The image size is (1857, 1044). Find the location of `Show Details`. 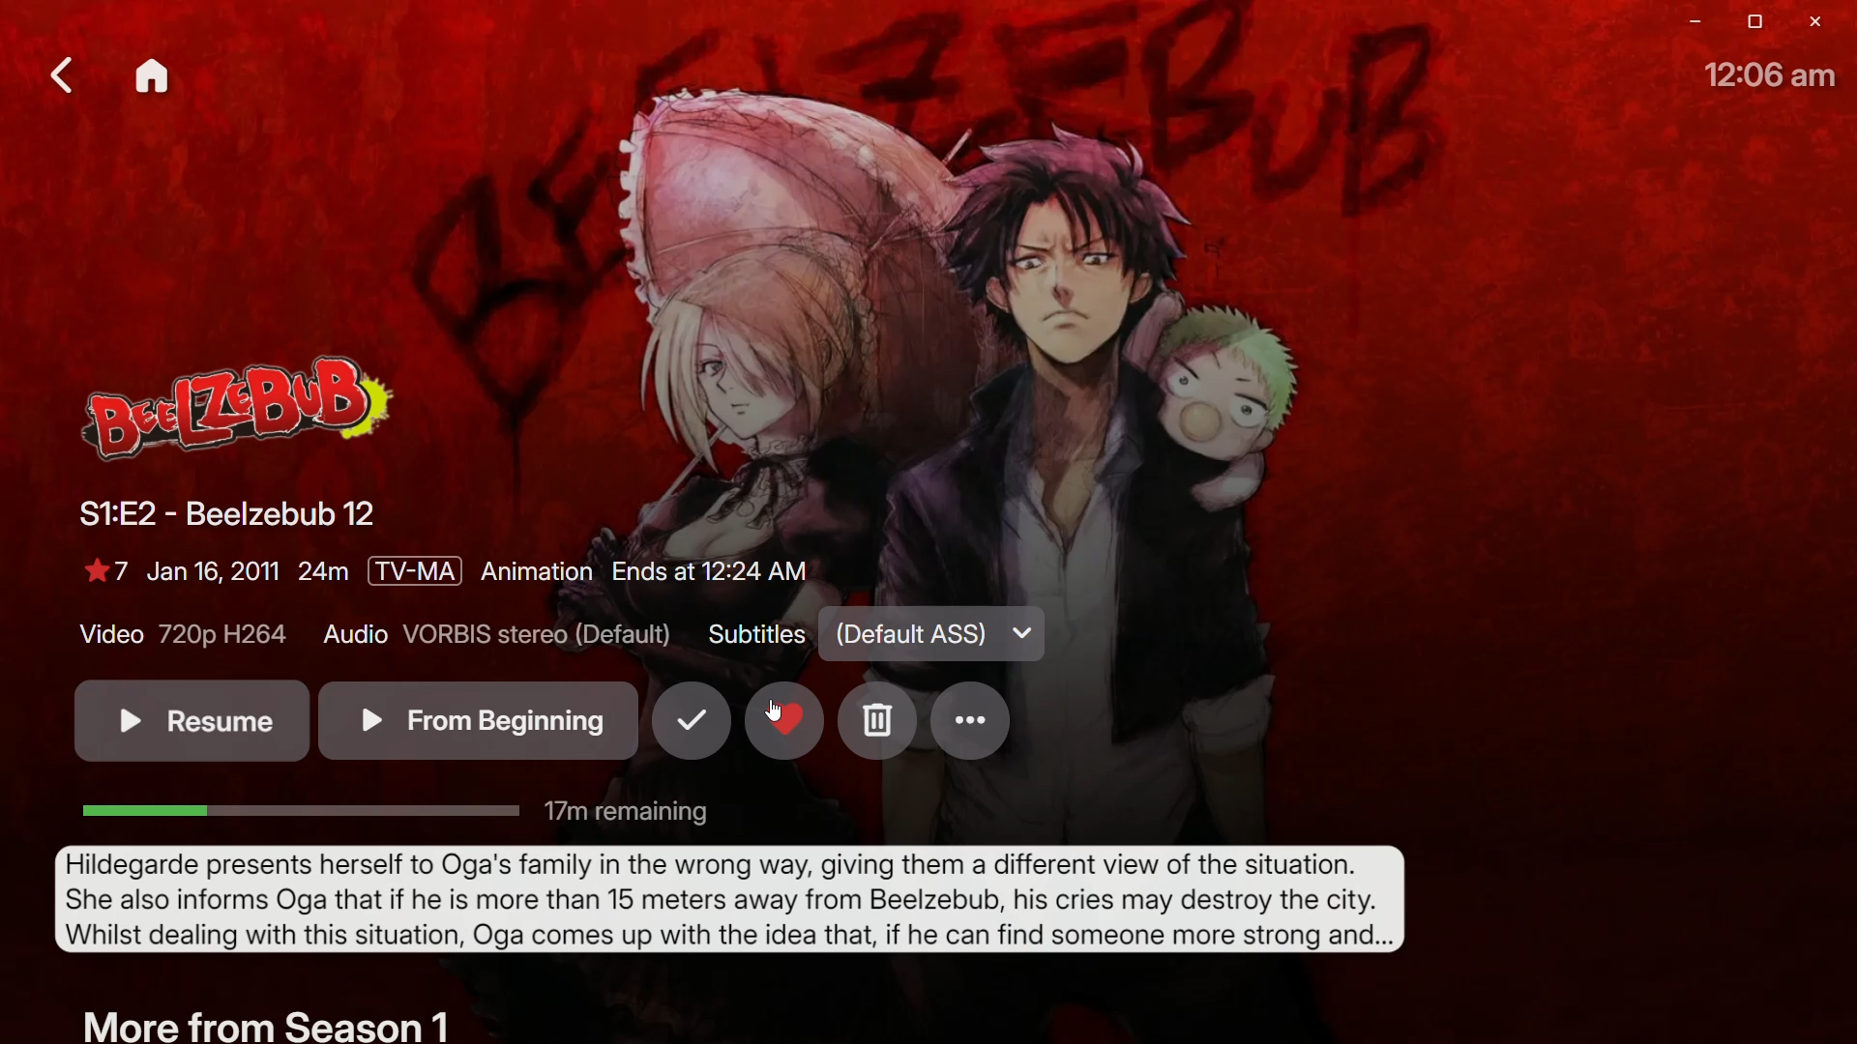

Show Details is located at coordinates (448, 579).